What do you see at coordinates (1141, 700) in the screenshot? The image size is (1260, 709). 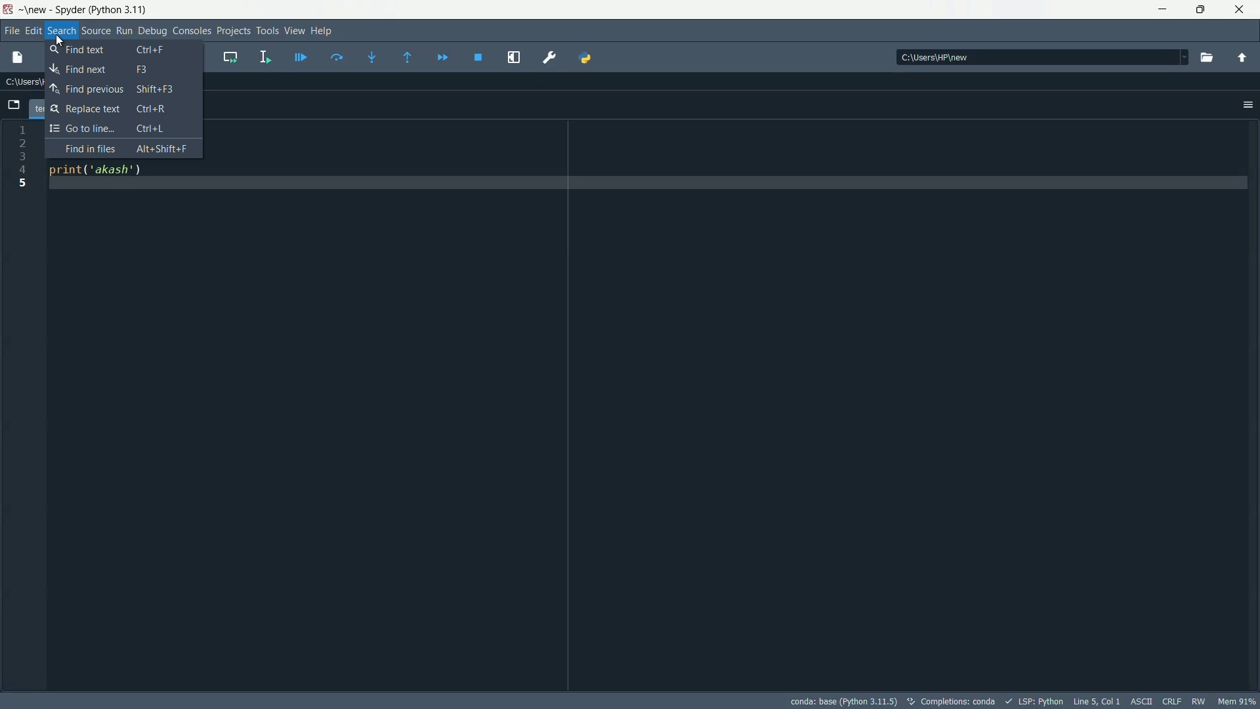 I see `ASCII` at bounding box center [1141, 700].